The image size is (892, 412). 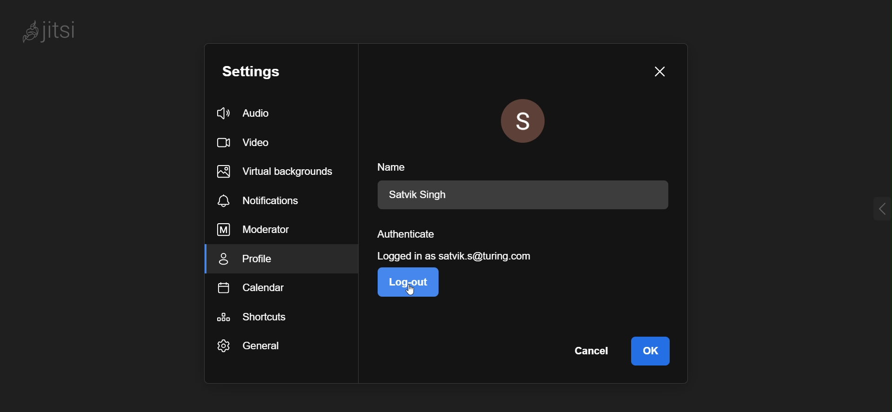 I want to click on Ok, so click(x=652, y=350).